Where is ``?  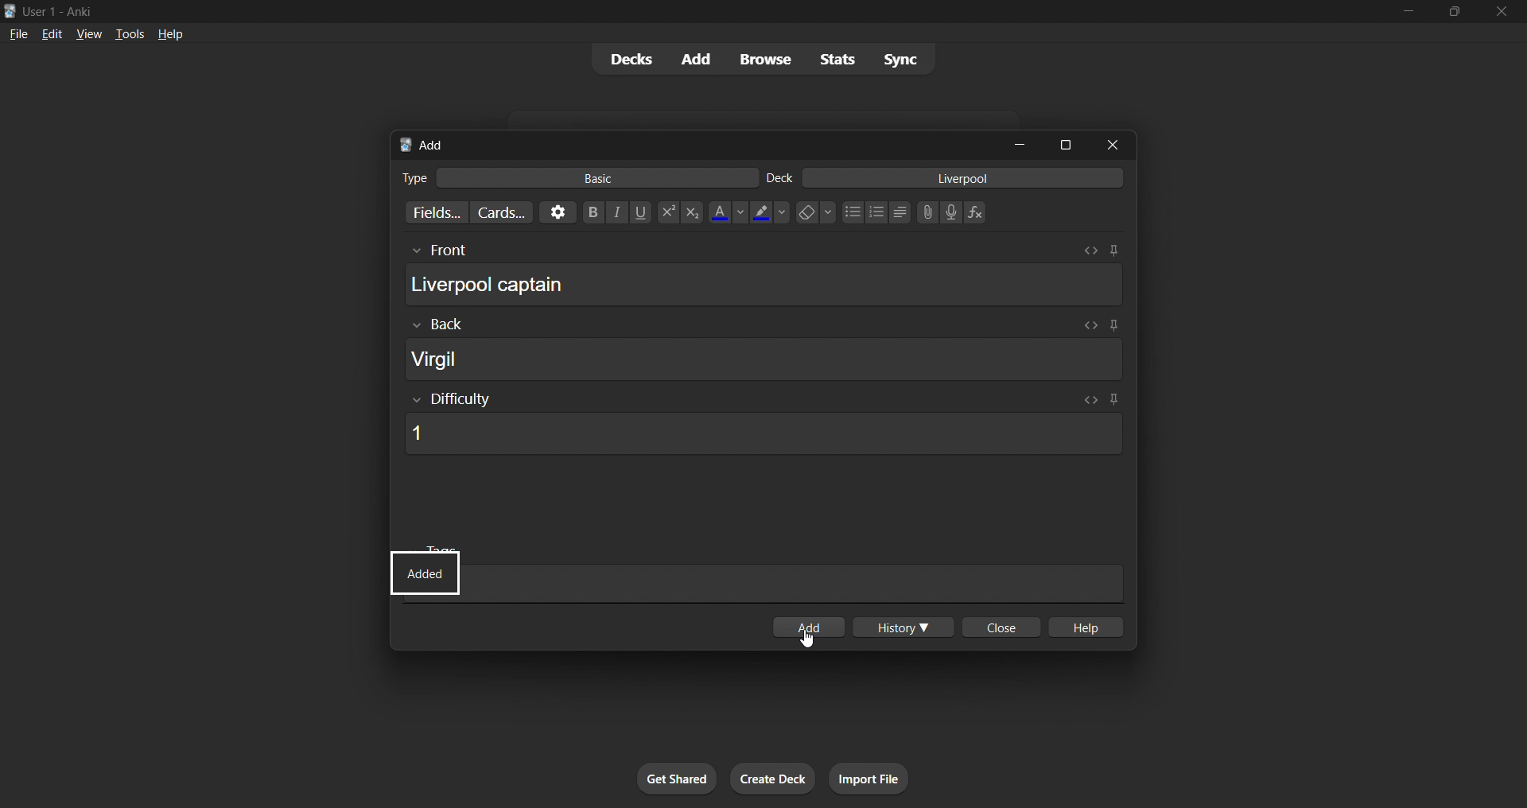
 is located at coordinates (438, 251).